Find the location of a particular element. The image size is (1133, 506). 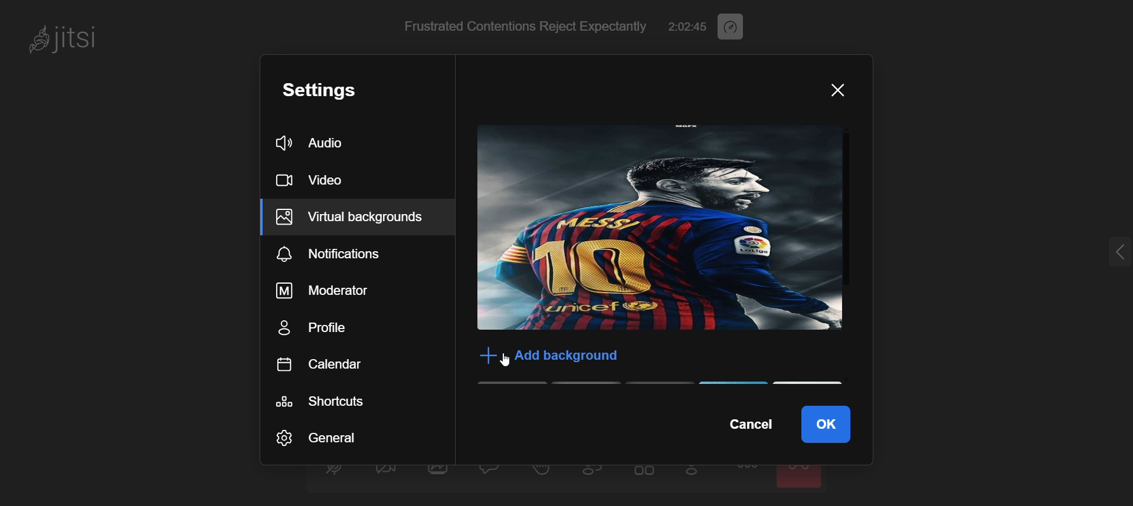

shortcuts is located at coordinates (343, 397).